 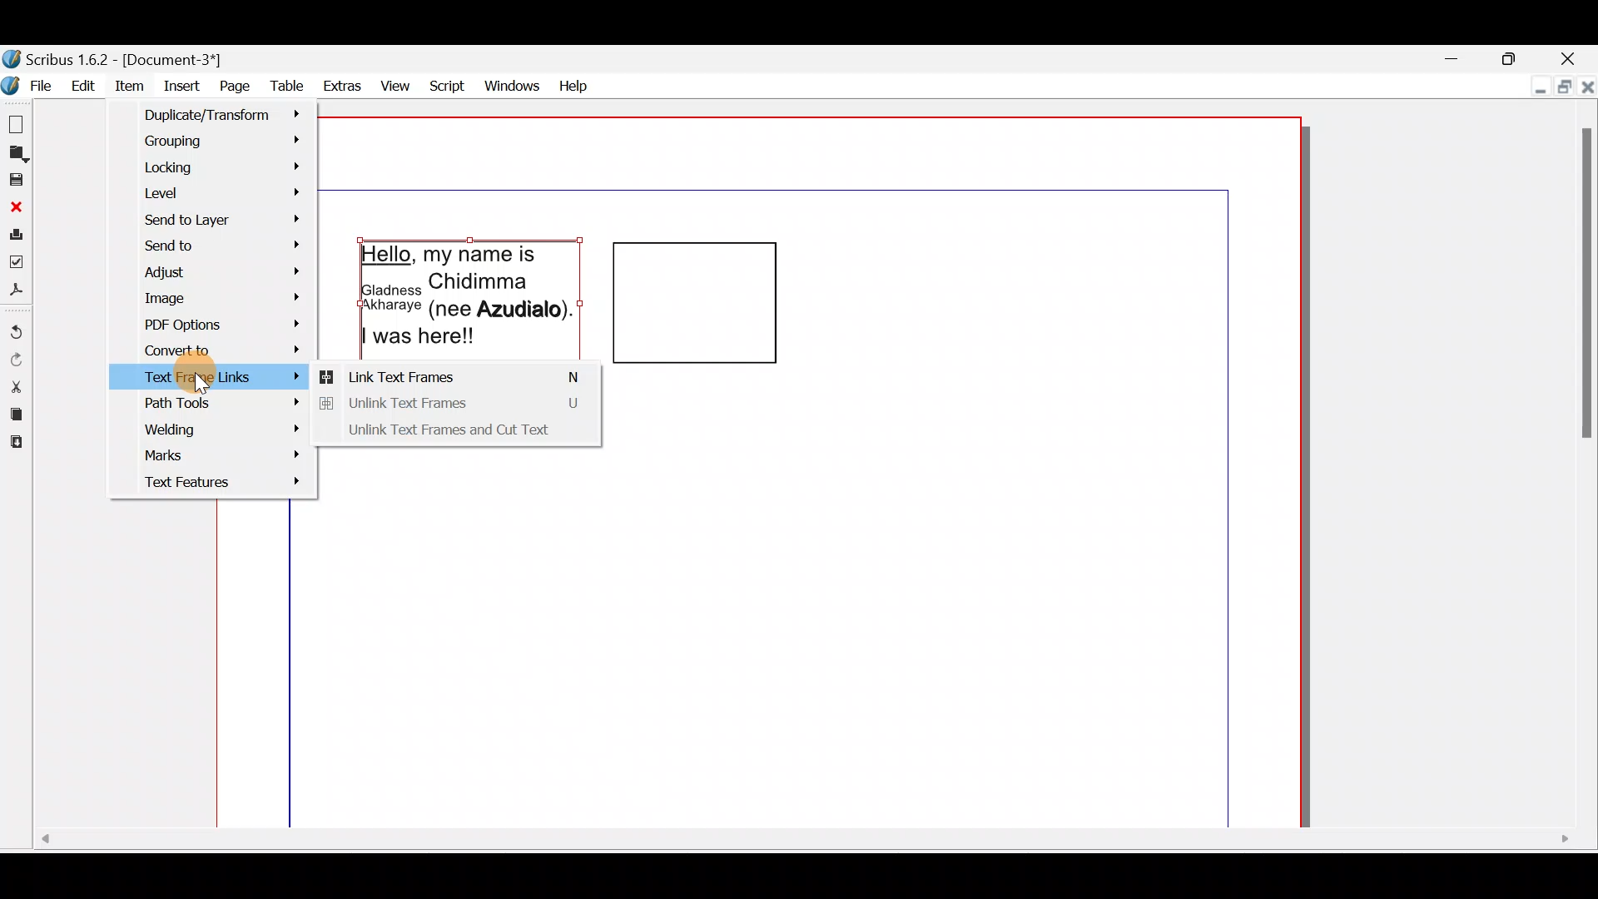 What do you see at coordinates (16, 179) in the screenshot?
I see `Save` at bounding box center [16, 179].